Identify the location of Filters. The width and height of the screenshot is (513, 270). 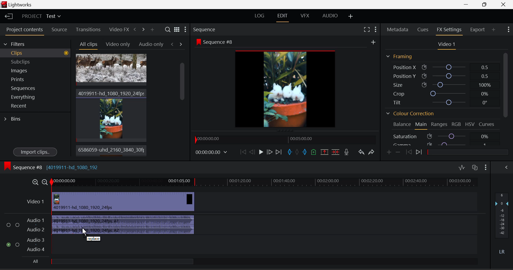
(35, 44).